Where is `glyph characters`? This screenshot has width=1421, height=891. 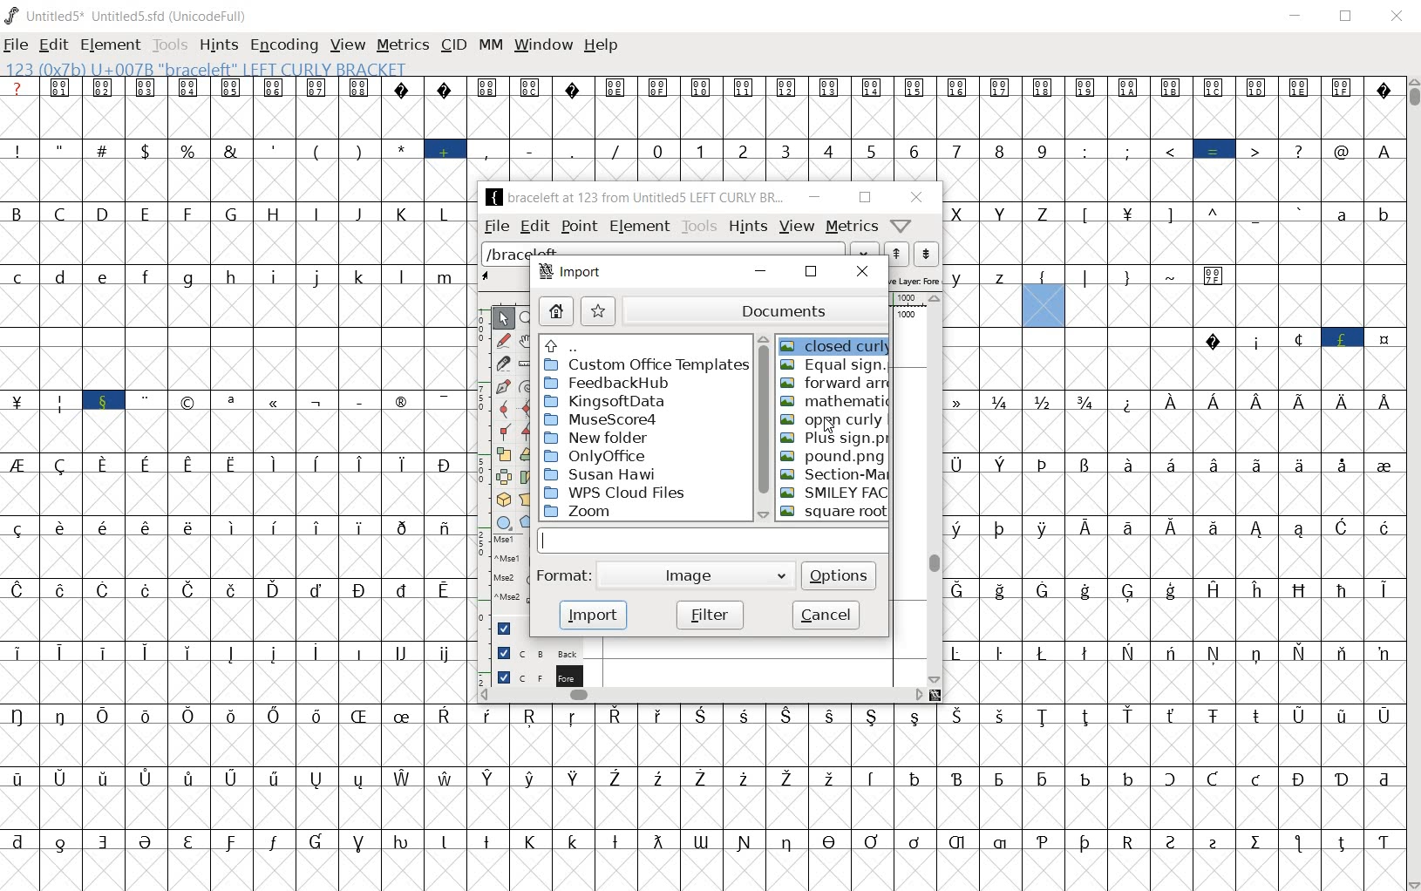
glyph characters is located at coordinates (935, 127).